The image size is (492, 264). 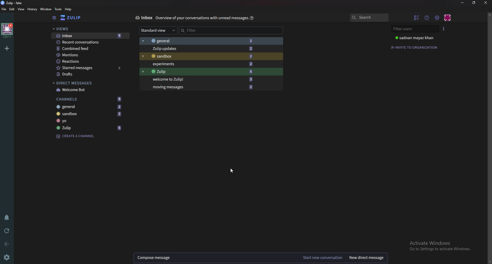 I want to click on Hide sidebar, so click(x=55, y=18).